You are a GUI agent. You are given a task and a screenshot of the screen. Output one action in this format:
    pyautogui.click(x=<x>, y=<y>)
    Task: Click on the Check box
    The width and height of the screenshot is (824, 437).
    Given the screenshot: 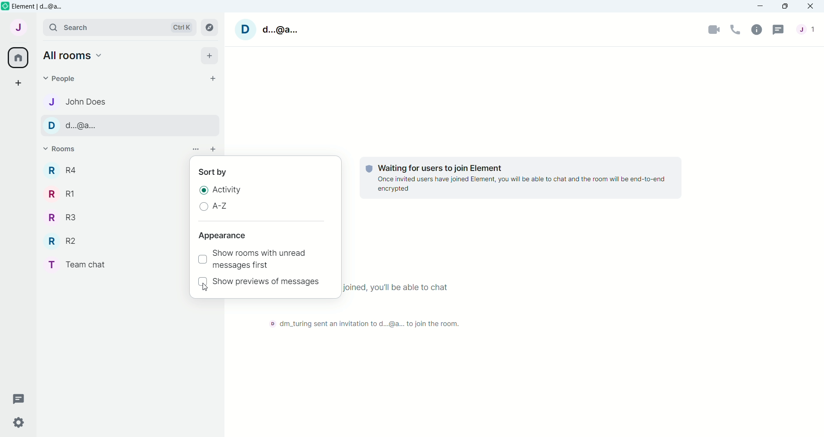 What is the action you would take?
    pyautogui.click(x=201, y=258)
    